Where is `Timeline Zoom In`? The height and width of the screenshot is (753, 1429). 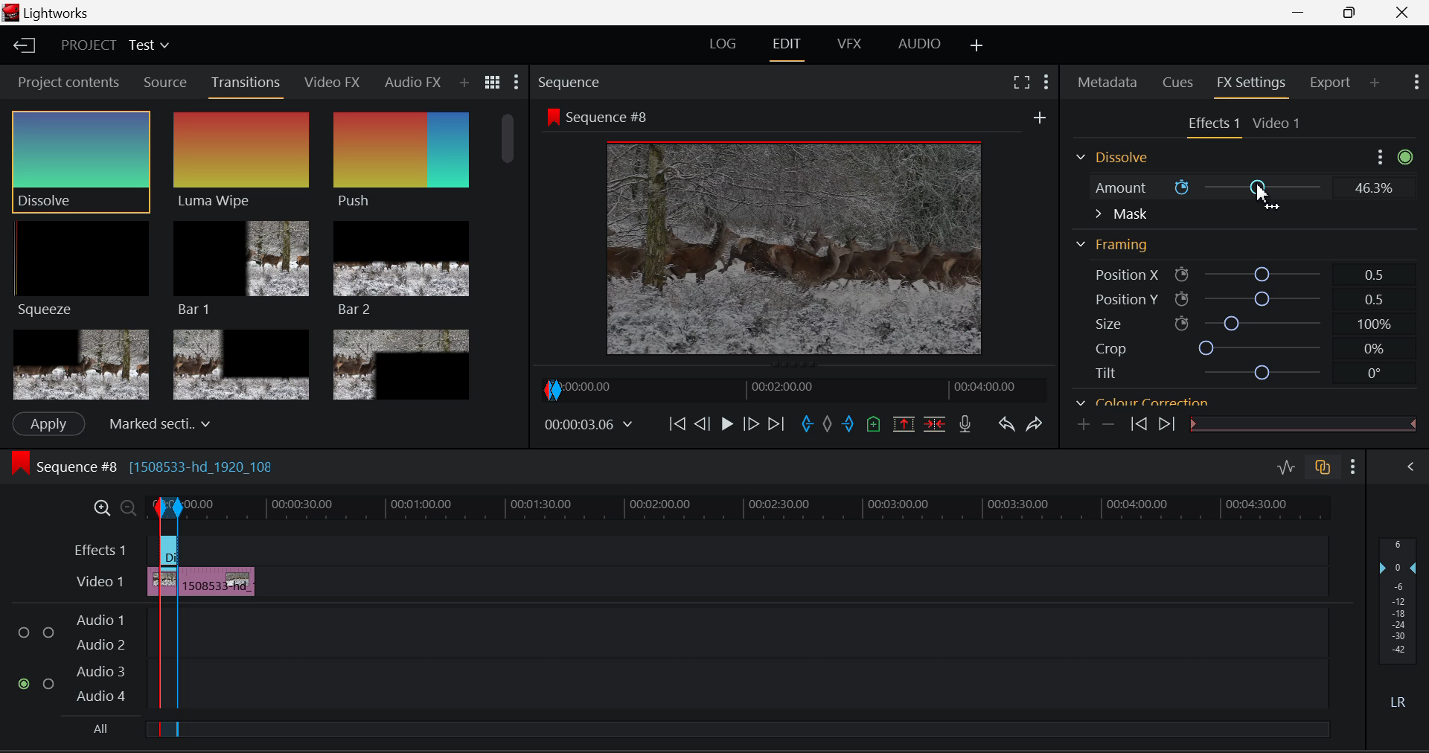 Timeline Zoom In is located at coordinates (98, 507).